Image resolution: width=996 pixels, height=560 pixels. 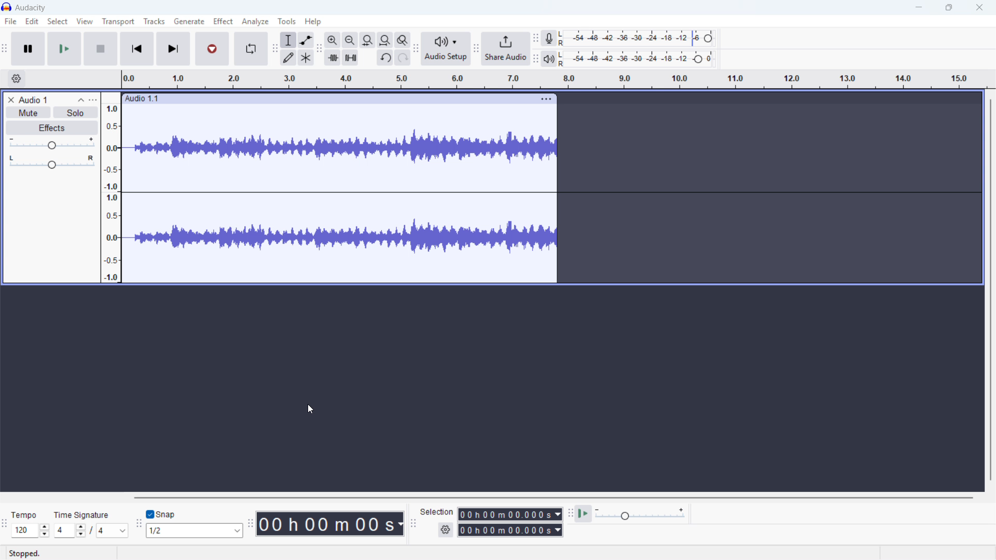 I want to click on Record , so click(x=212, y=49).